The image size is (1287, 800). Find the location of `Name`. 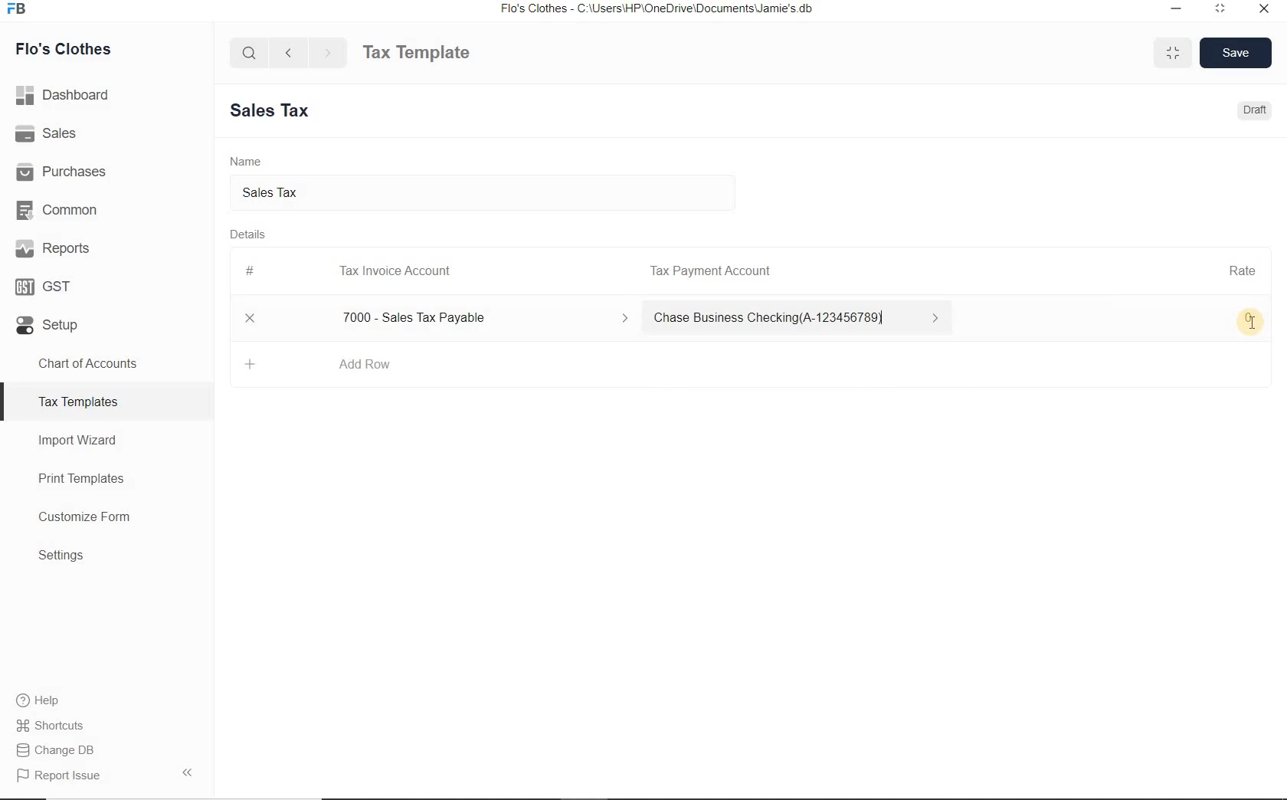

Name is located at coordinates (242, 160).